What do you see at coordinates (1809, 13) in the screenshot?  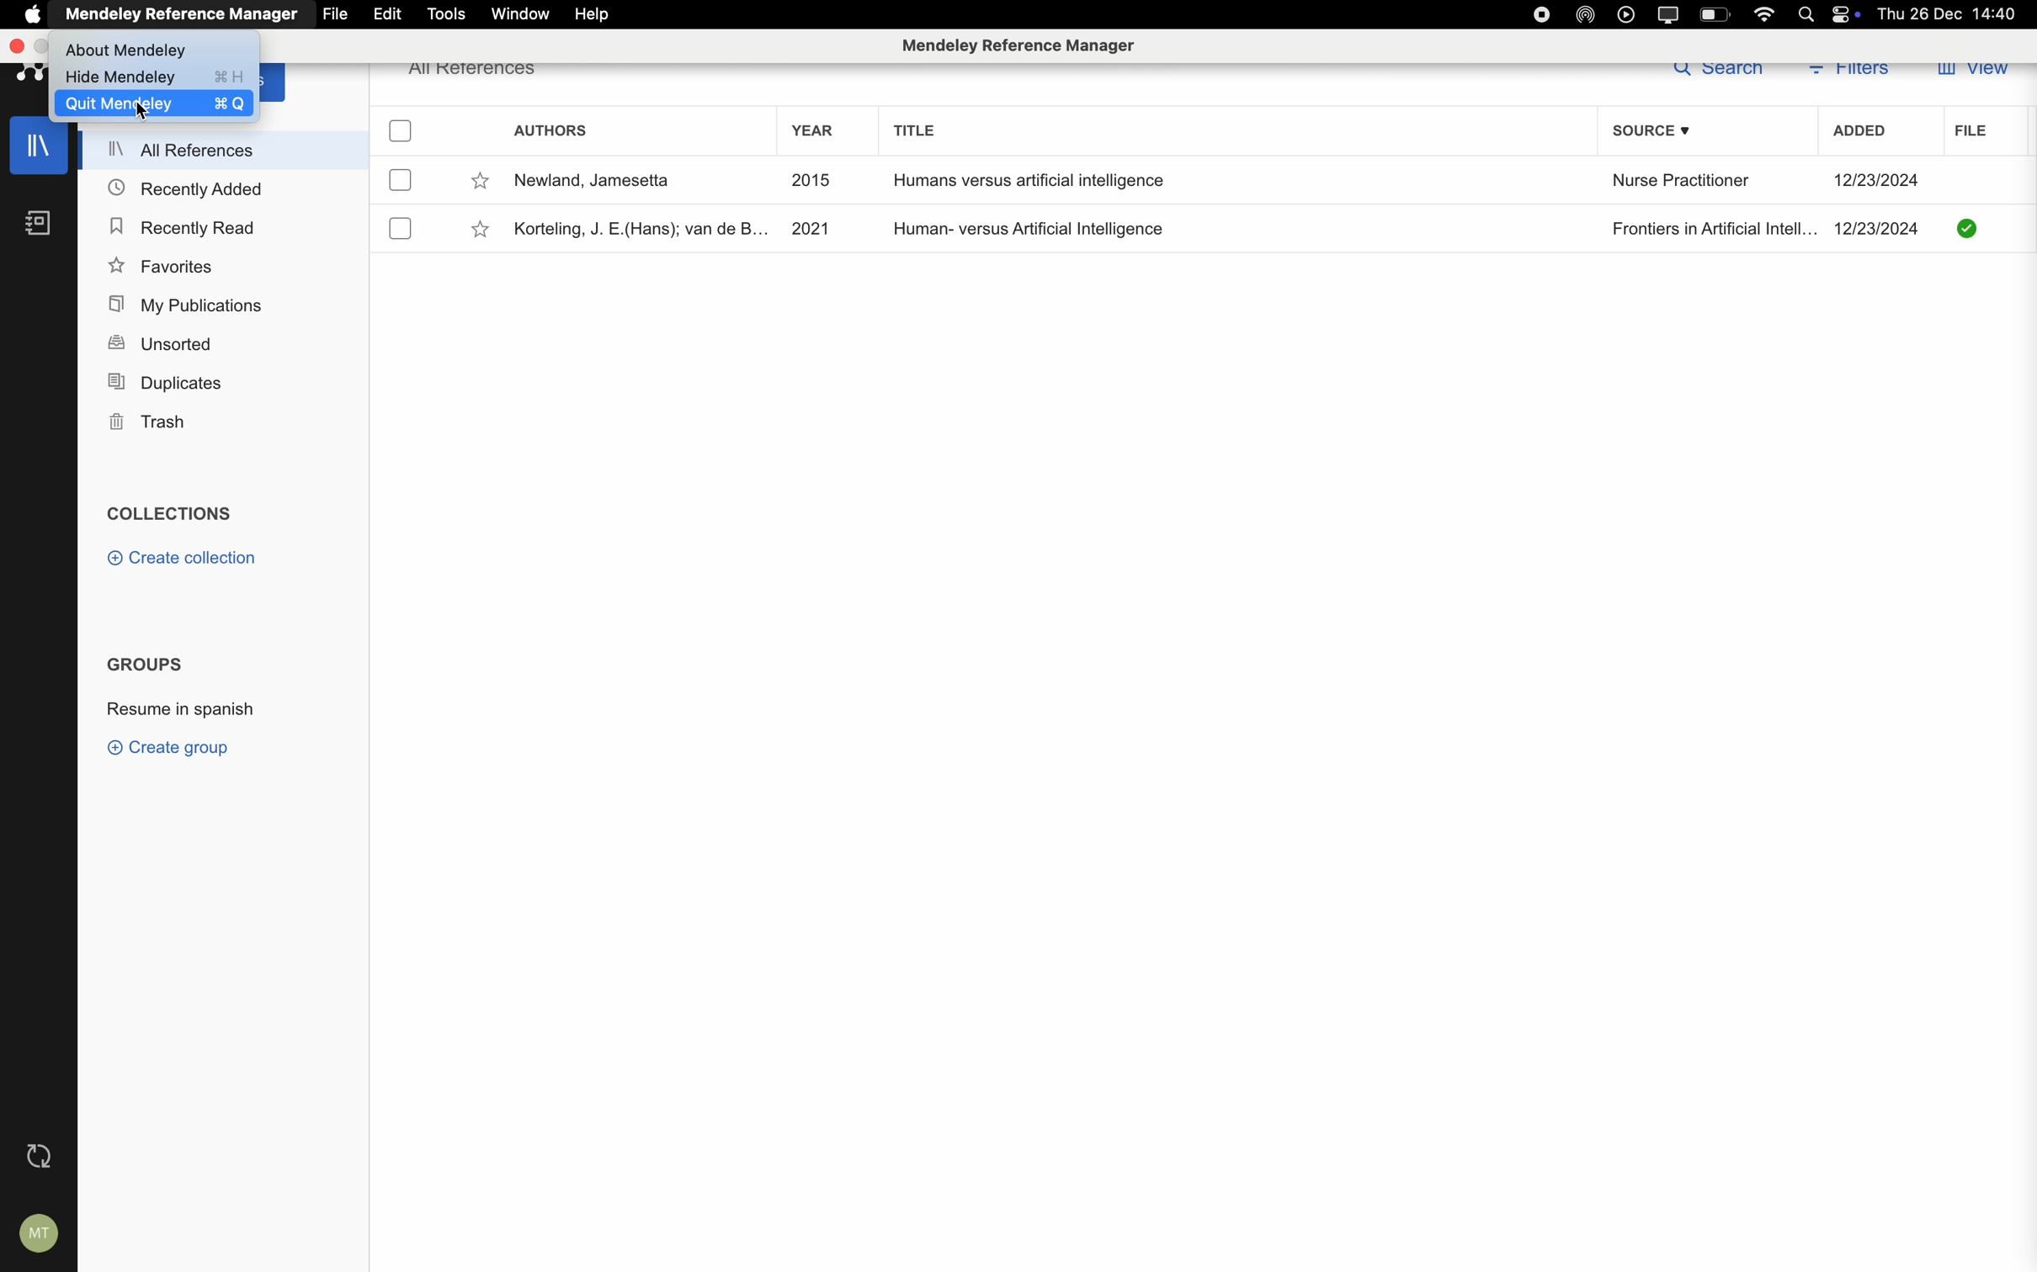 I see `Spotlight search` at bounding box center [1809, 13].